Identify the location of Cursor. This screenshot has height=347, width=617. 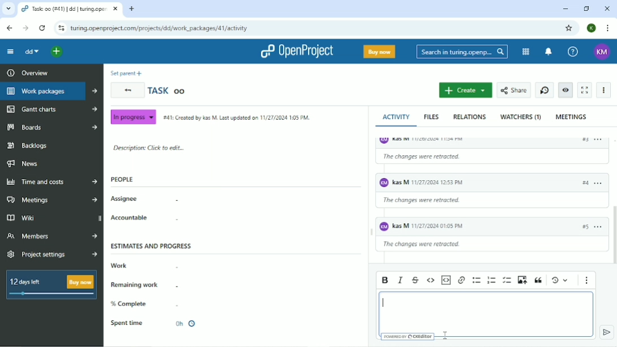
(382, 302).